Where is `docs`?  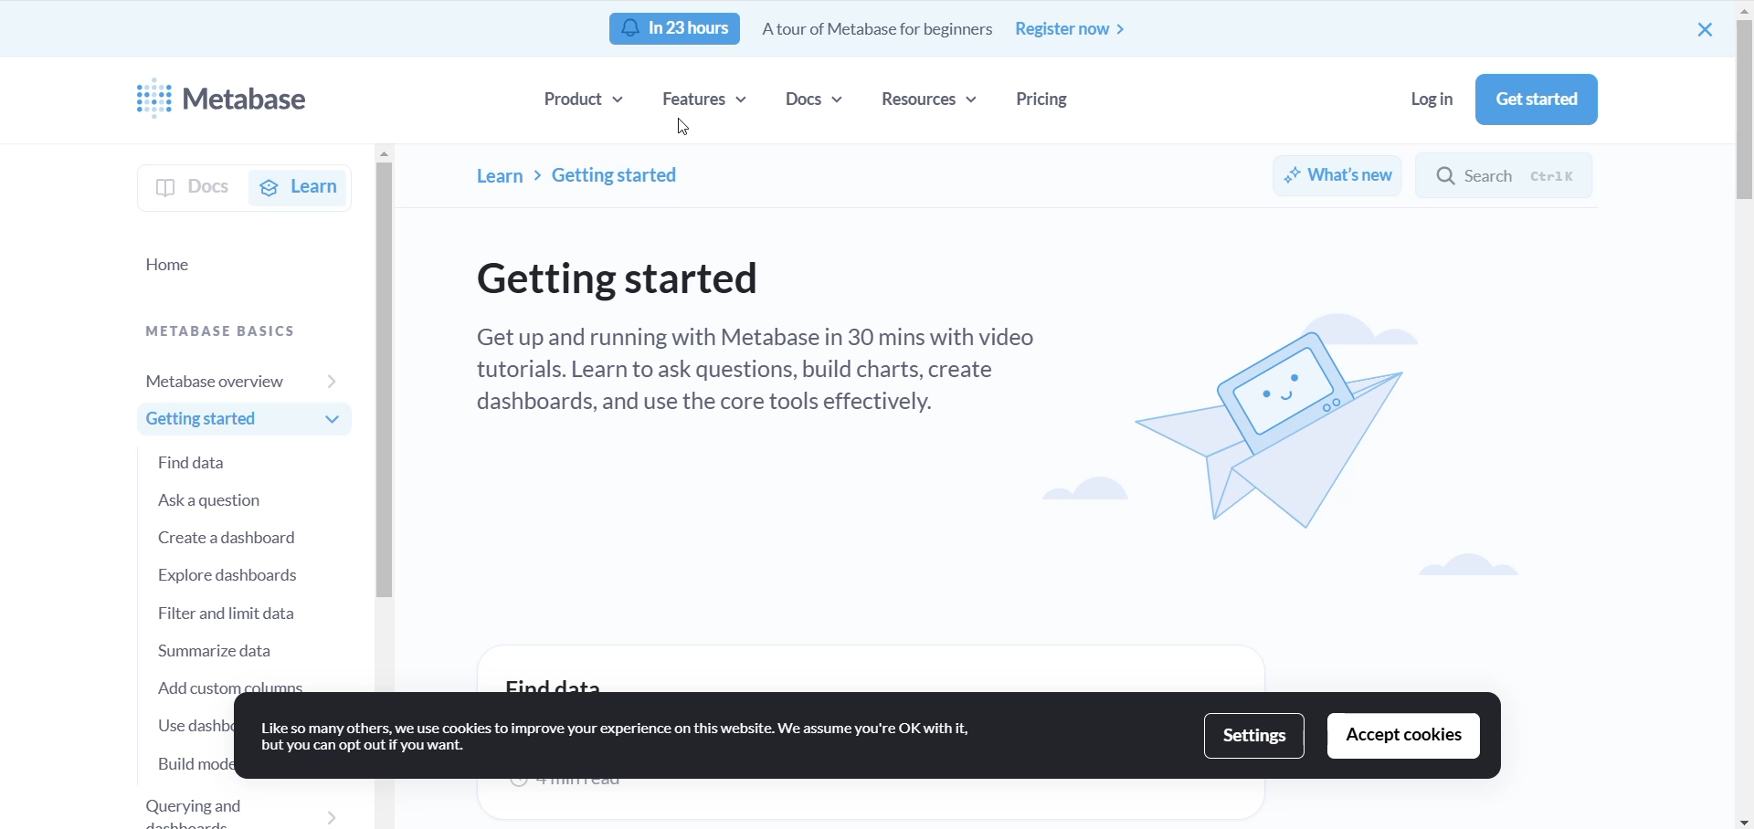
docs is located at coordinates (820, 101).